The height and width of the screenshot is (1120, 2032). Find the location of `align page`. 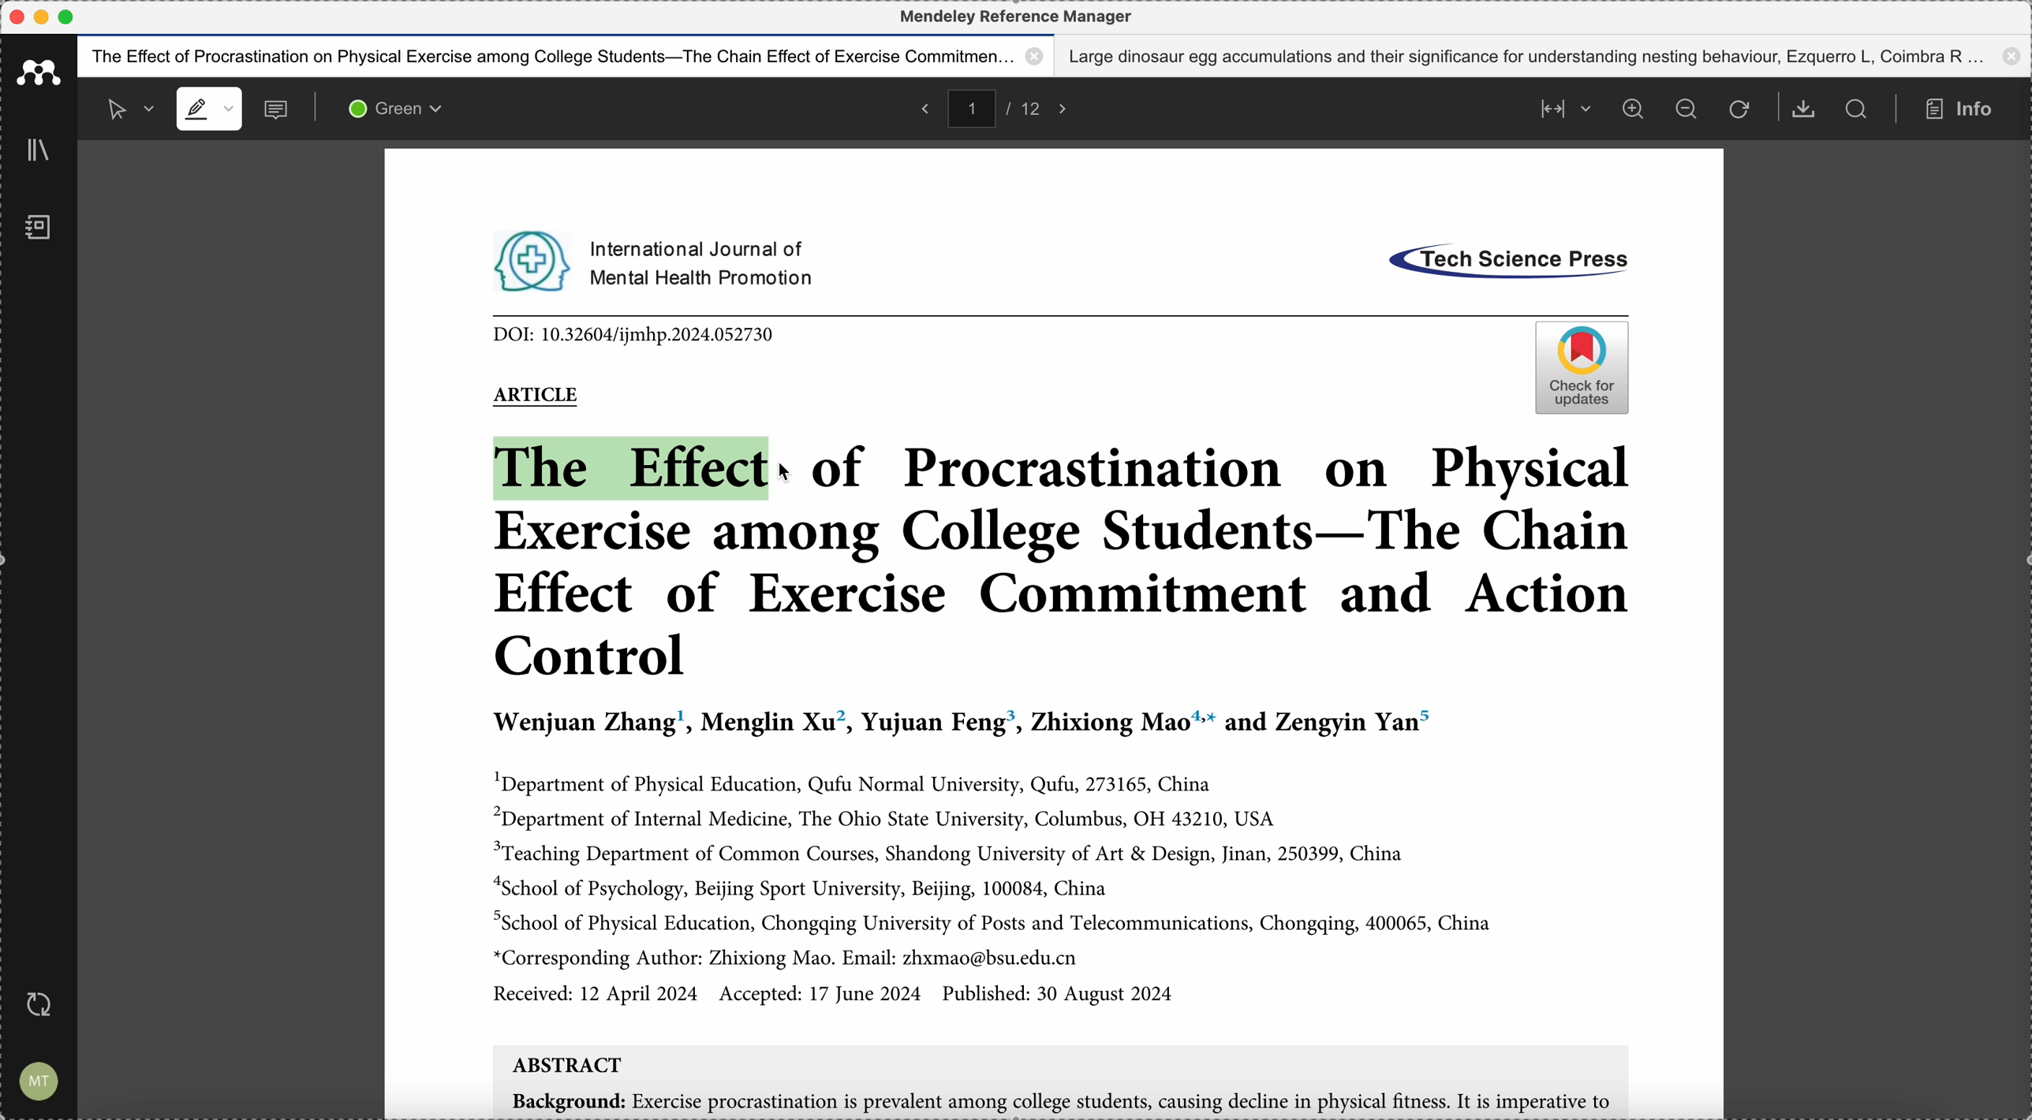

align page is located at coordinates (1561, 107).